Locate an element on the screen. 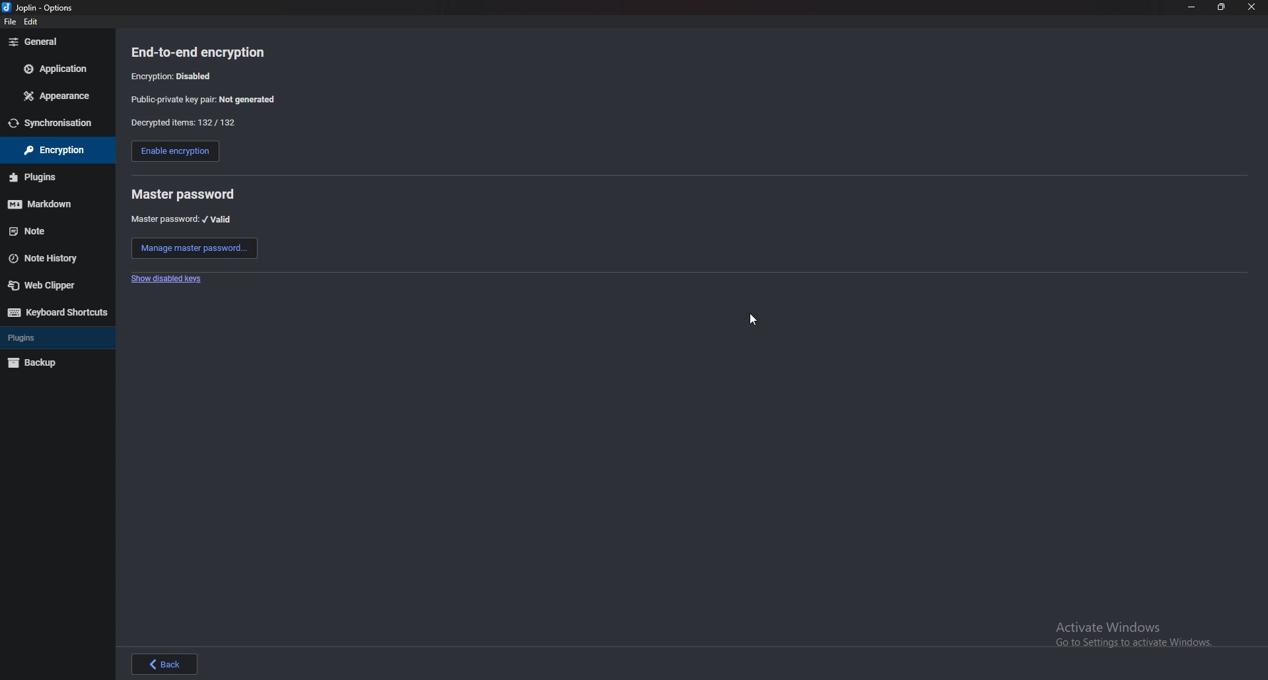  options is located at coordinates (41, 7).